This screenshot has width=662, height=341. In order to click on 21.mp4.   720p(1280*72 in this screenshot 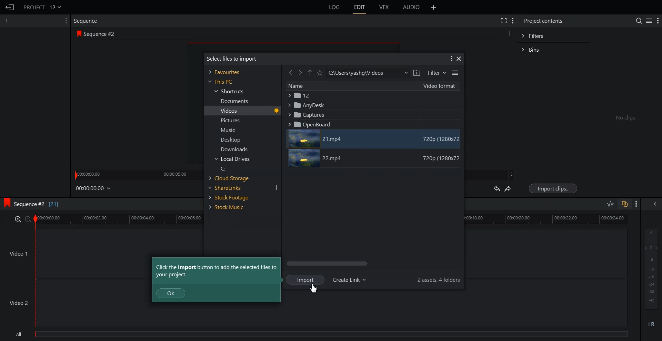, I will do `click(374, 138)`.